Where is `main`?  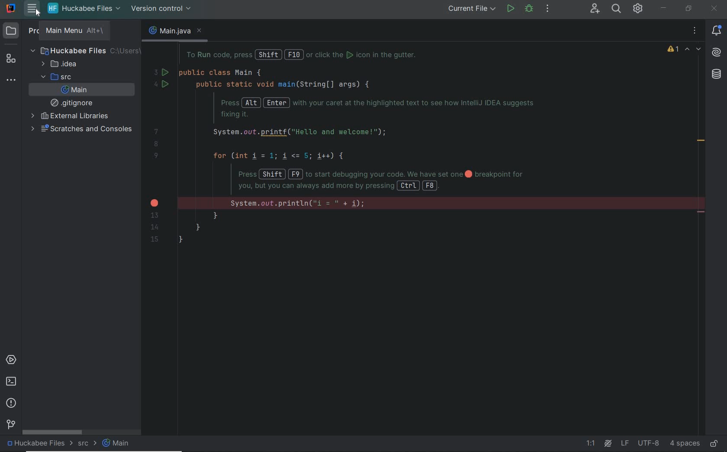
main is located at coordinates (74, 90).